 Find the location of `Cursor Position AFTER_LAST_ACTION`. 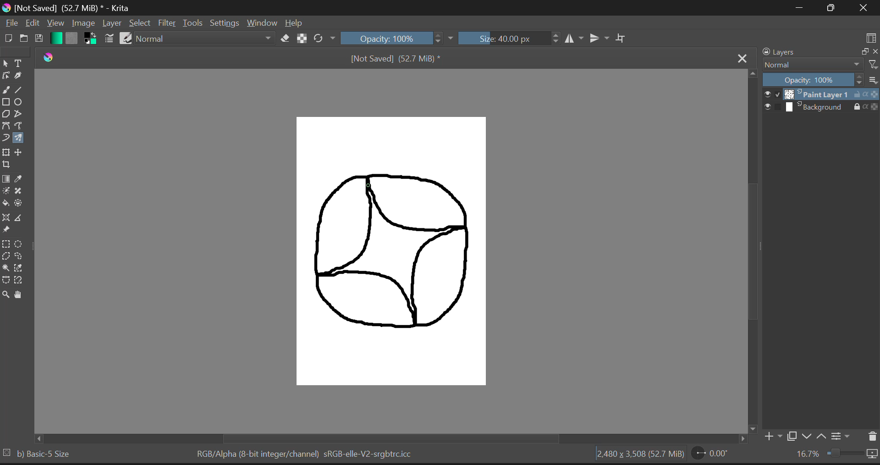

Cursor Position AFTER_LAST_ACTION is located at coordinates (370, 183).